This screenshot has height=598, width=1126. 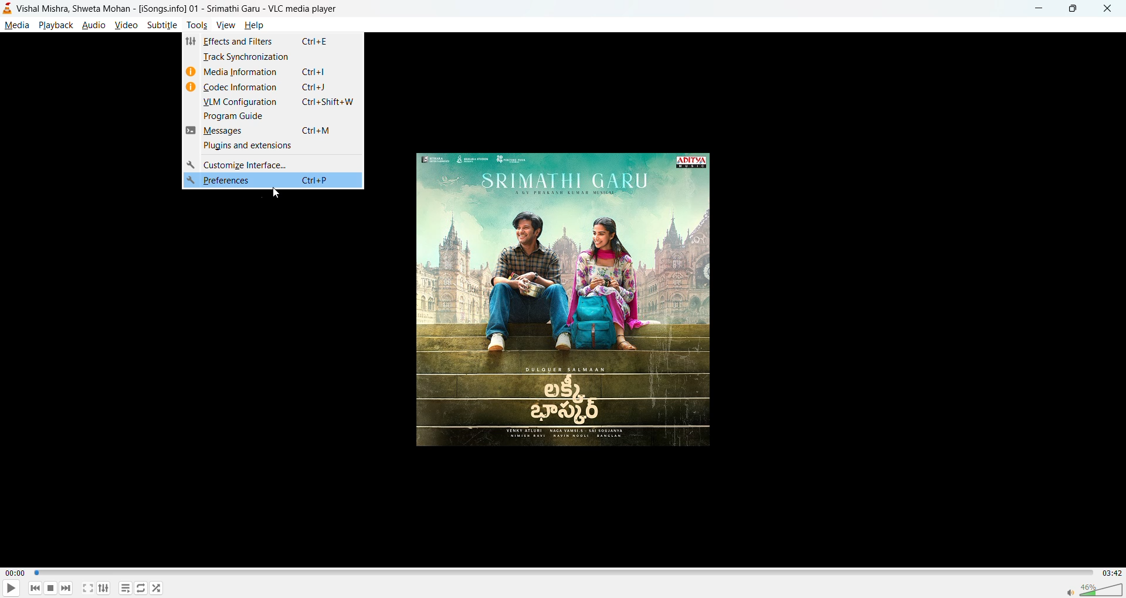 What do you see at coordinates (241, 43) in the screenshot?
I see `effects and filters` at bounding box center [241, 43].